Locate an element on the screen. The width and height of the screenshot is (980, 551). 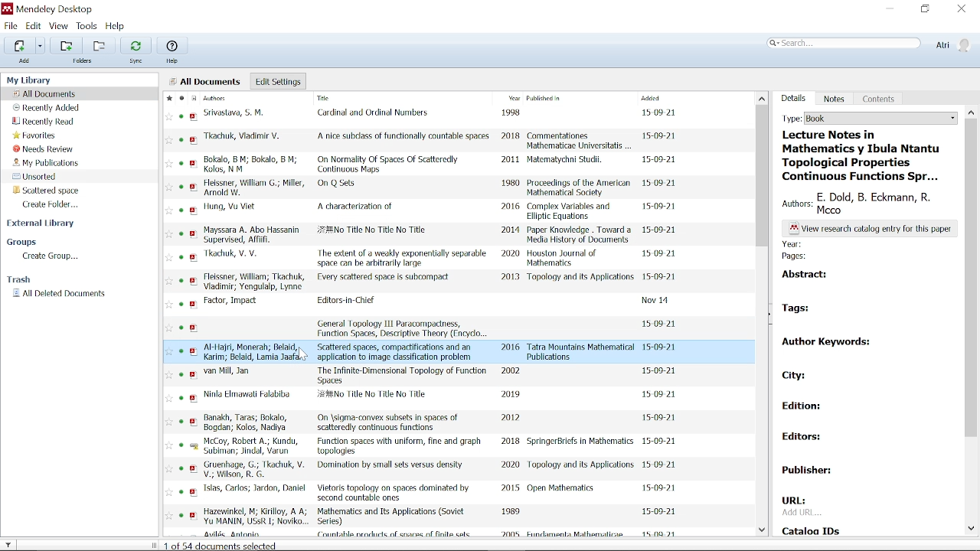
edition is located at coordinates (810, 408).